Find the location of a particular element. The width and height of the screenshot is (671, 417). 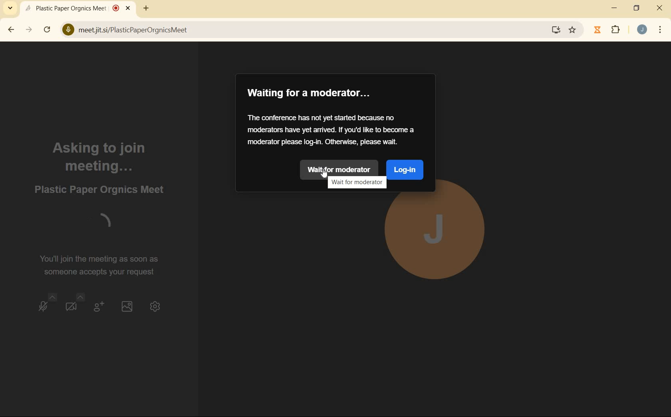

forward is located at coordinates (30, 30).